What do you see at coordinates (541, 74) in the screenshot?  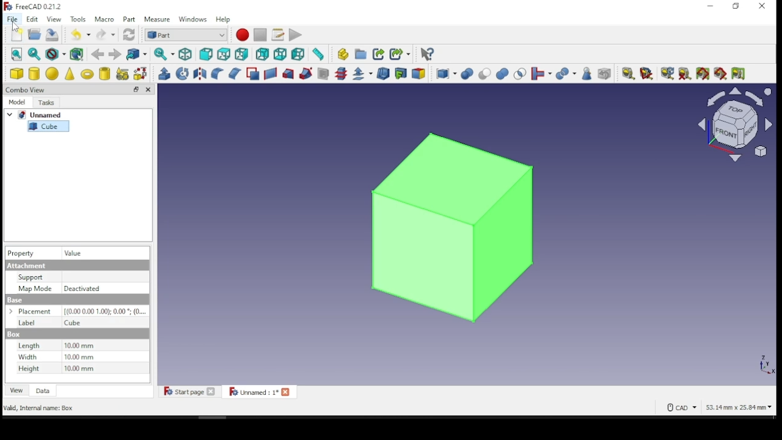 I see `join objects` at bounding box center [541, 74].